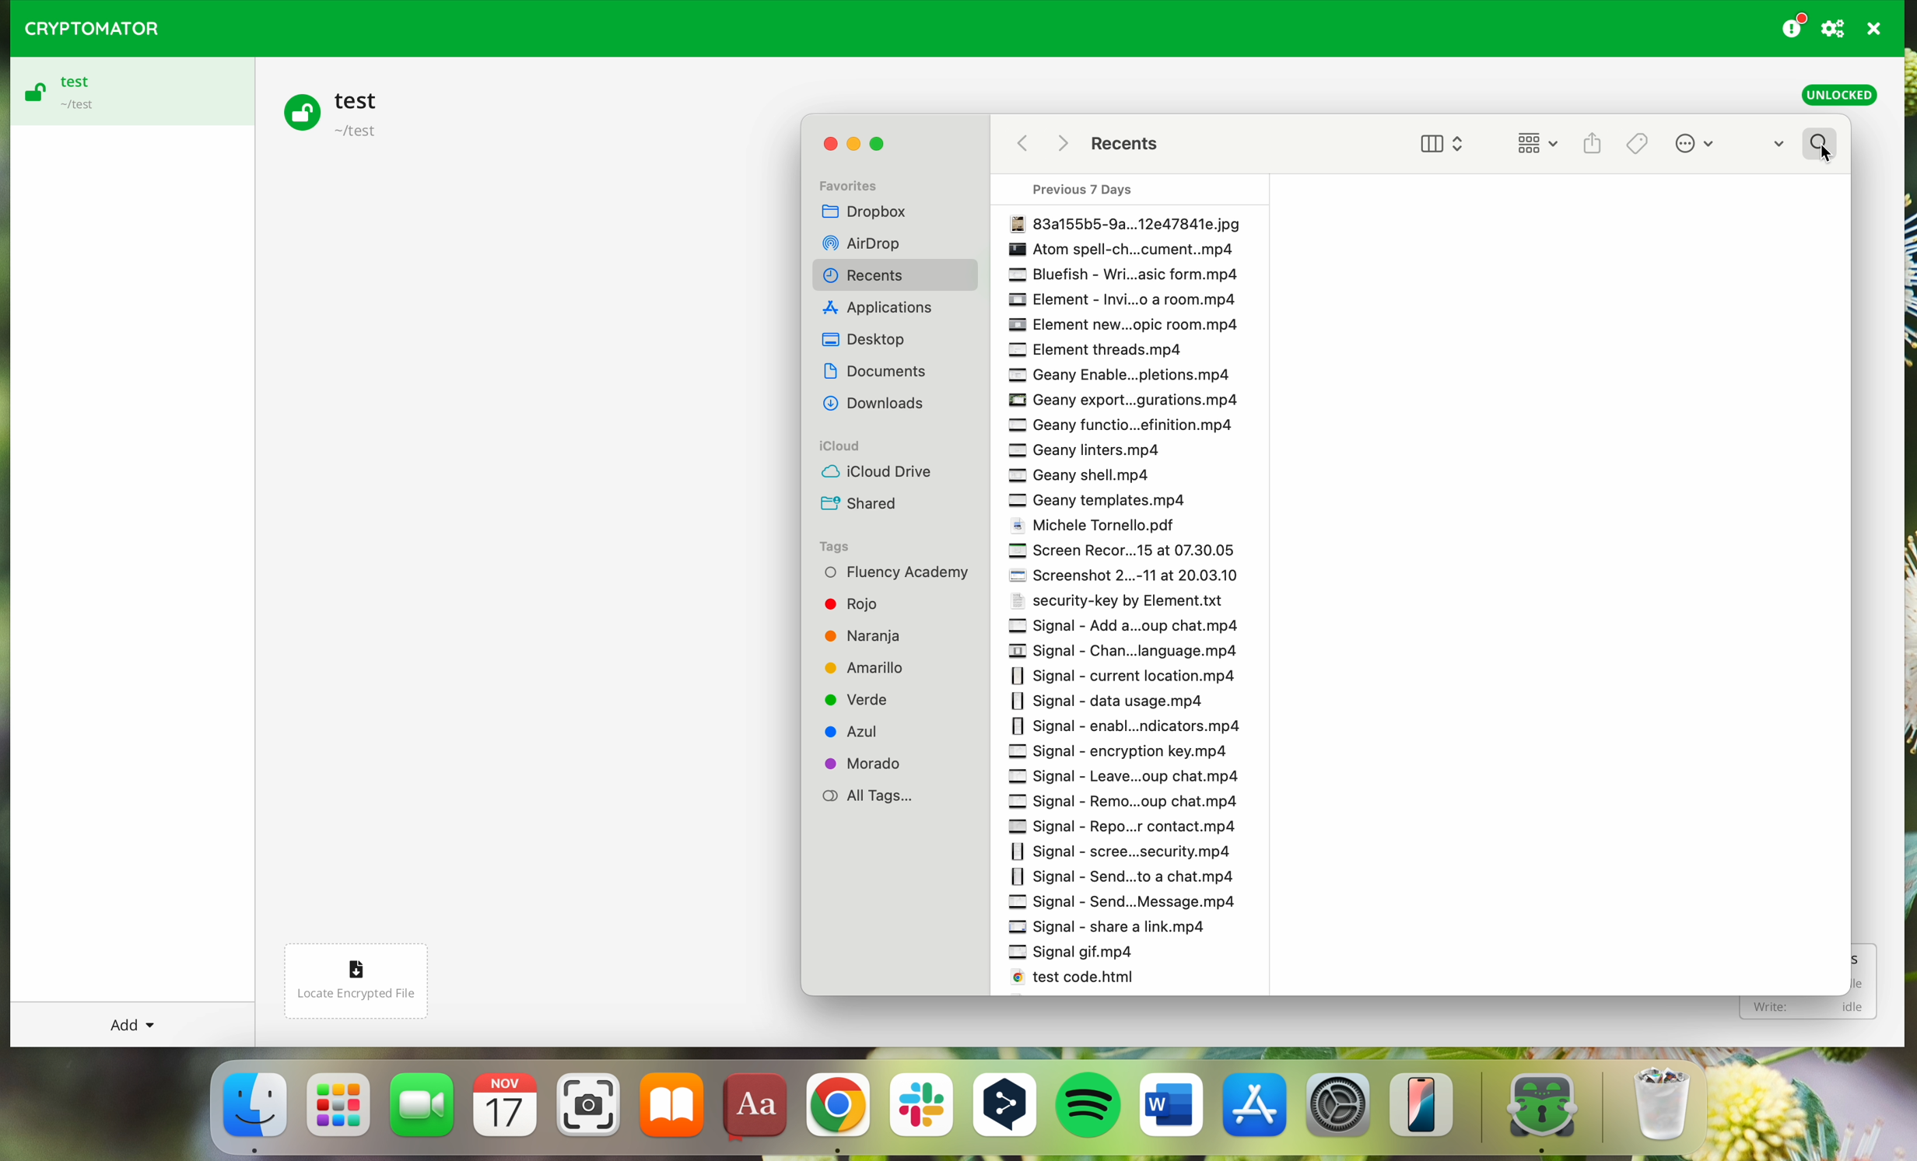  I want to click on launchpad, so click(340, 1114).